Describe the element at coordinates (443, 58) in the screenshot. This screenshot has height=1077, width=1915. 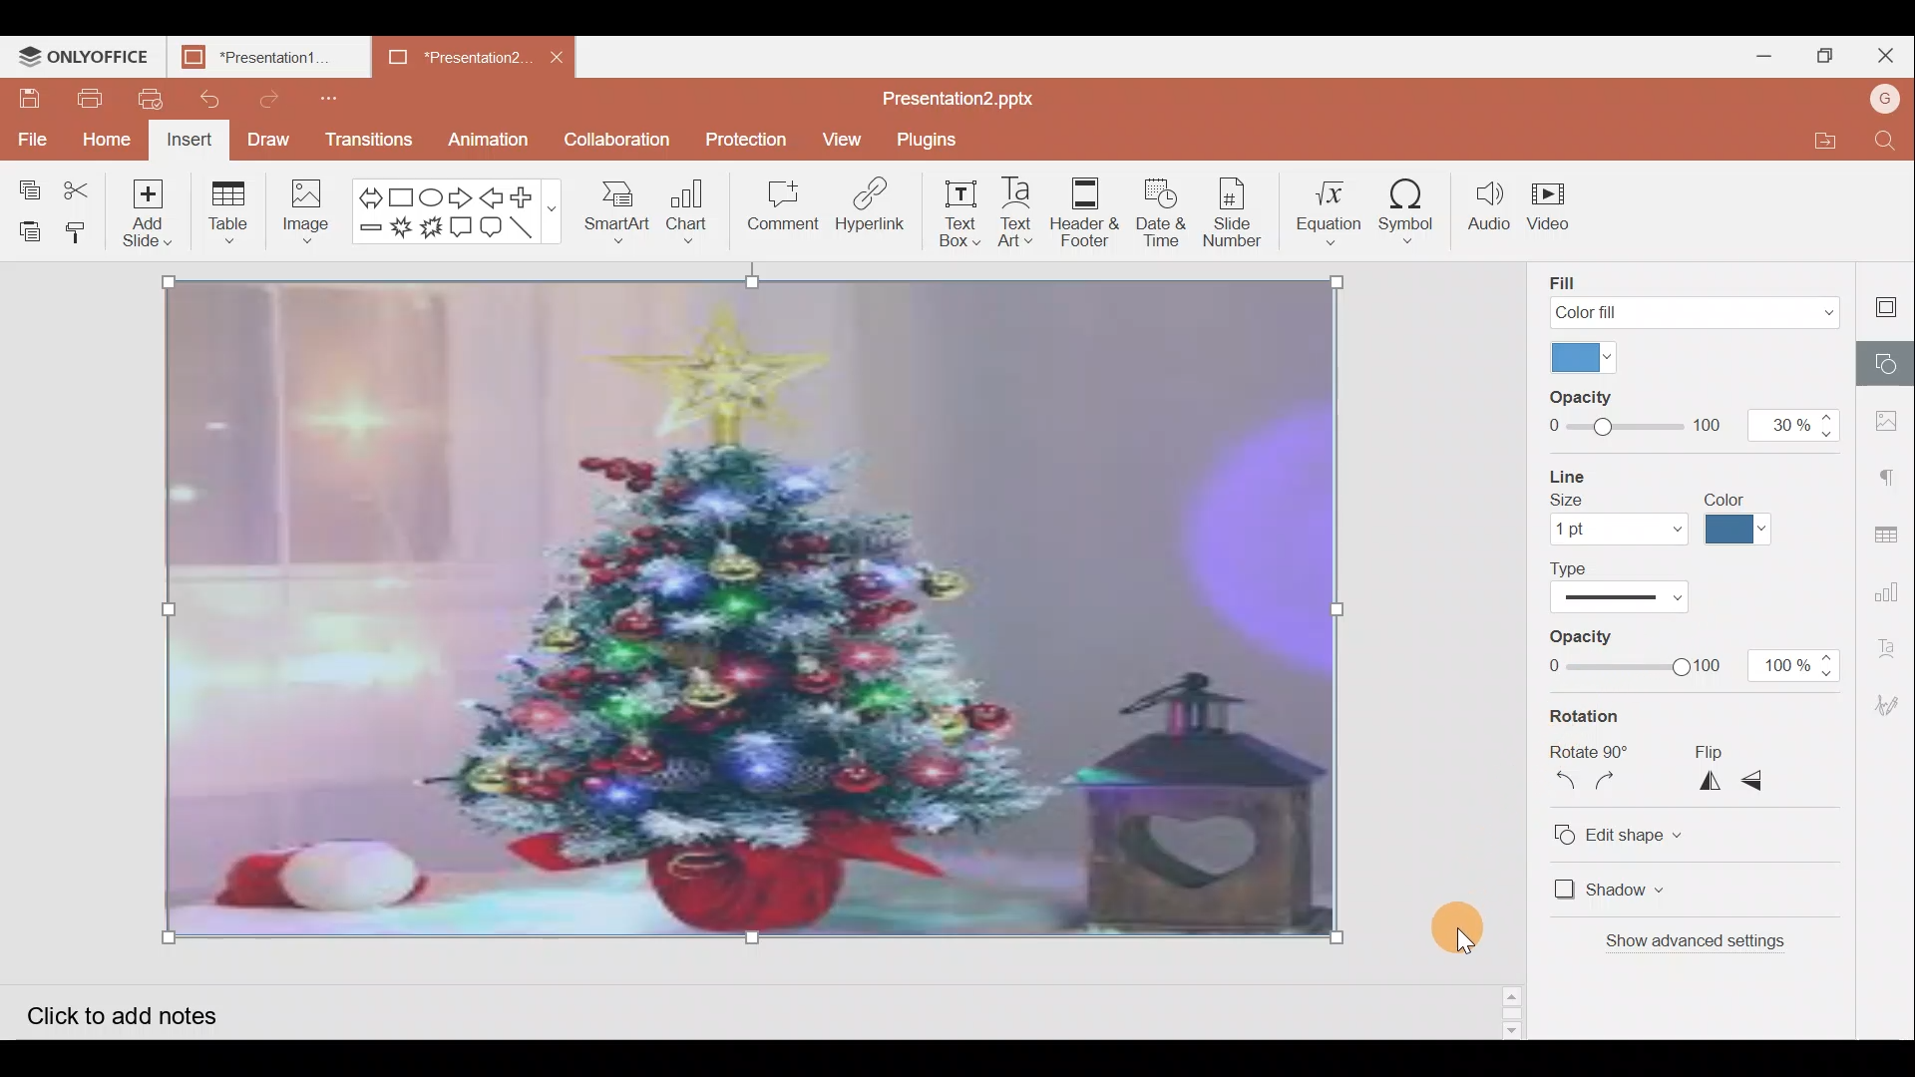
I see `Presentation2.` at that location.